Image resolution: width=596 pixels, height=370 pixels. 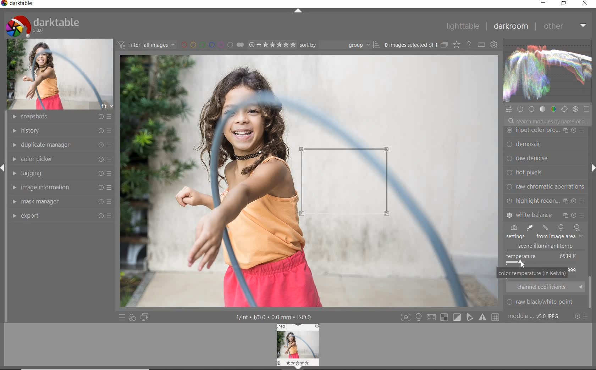 What do you see at coordinates (310, 181) in the screenshot?
I see `image selected` at bounding box center [310, 181].